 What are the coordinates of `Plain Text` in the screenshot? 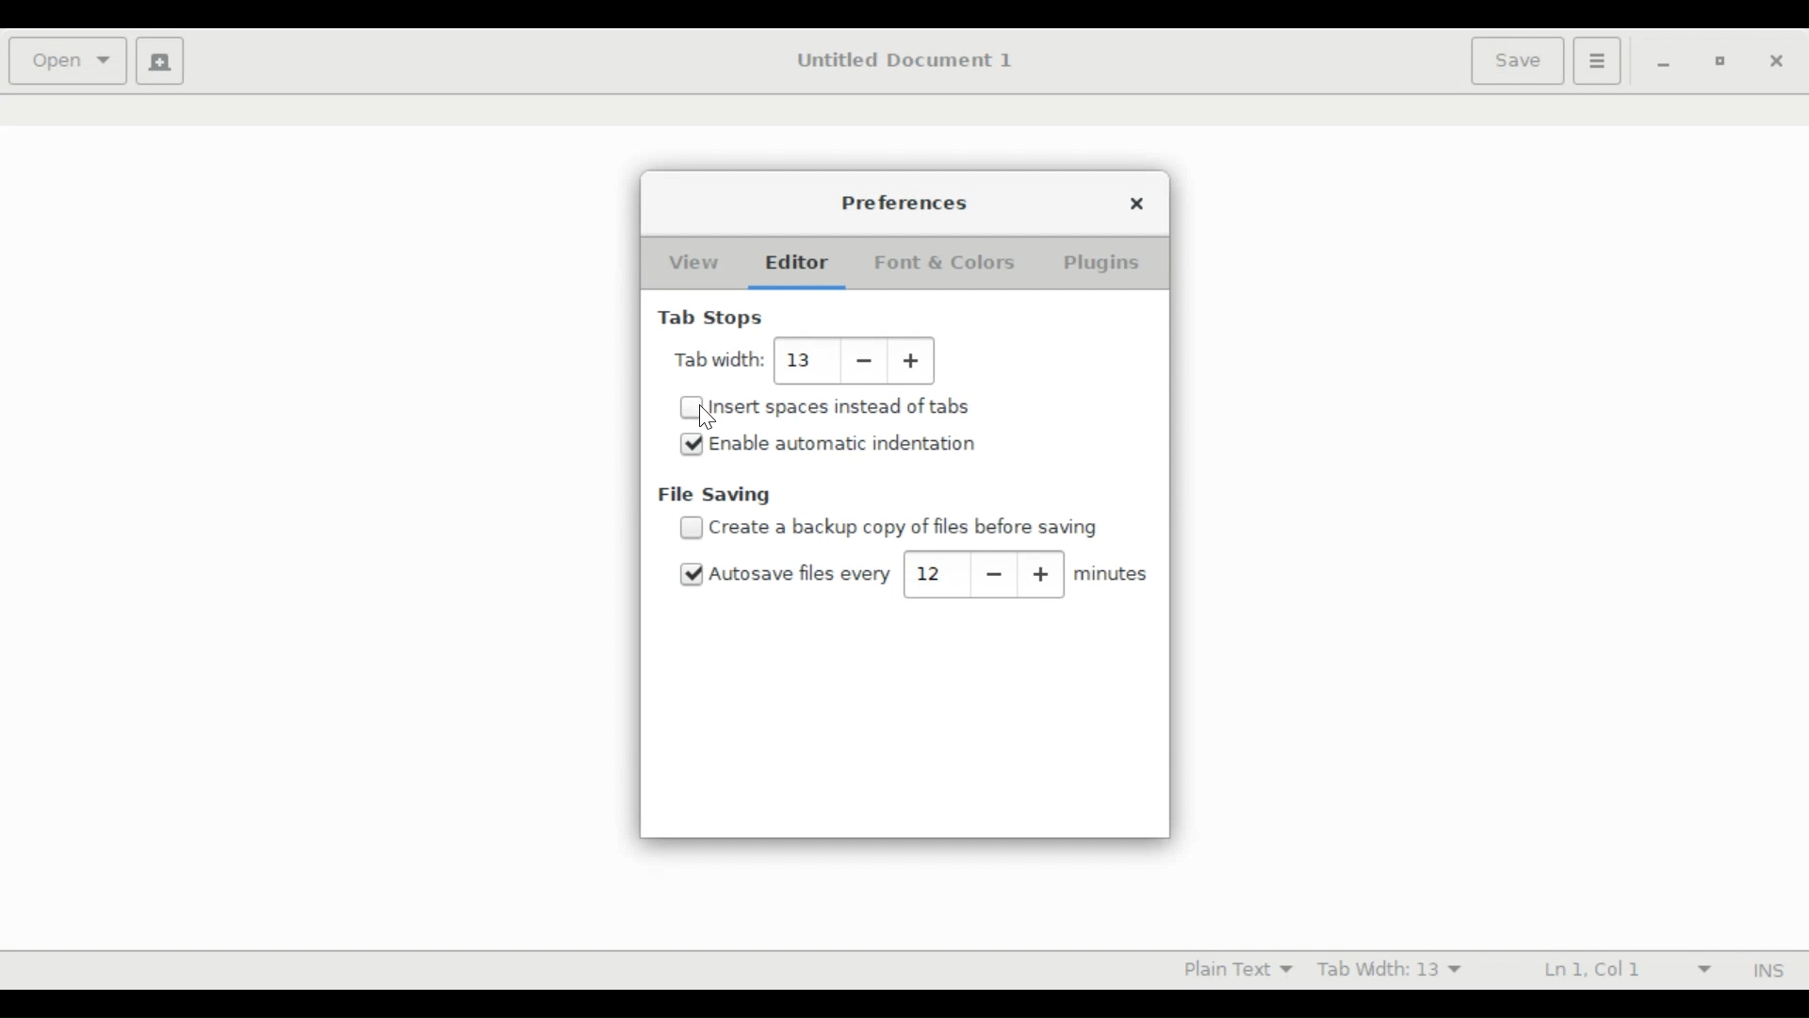 It's located at (1234, 968).